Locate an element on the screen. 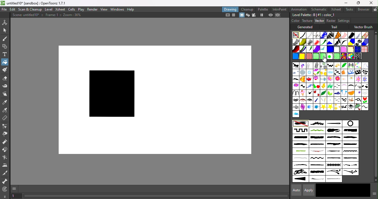 The height and width of the screenshot is (199, 378). Sub-camera view is located at coordinates (278, 15).